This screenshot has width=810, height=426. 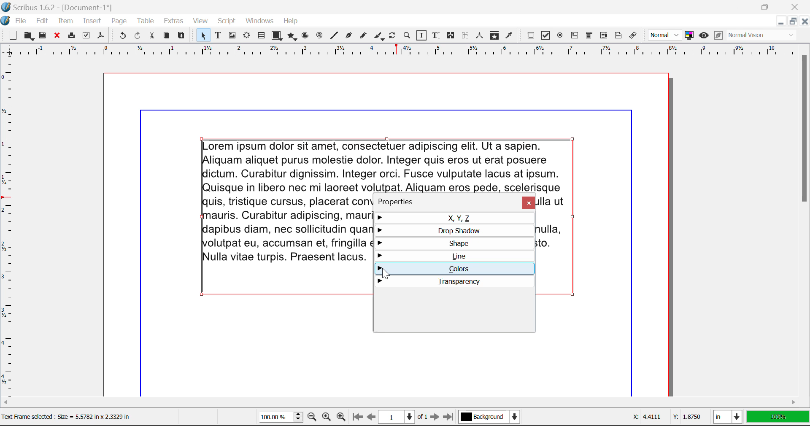 What do you see at coordinates (167, 35) in the screenshot?
I see `Copy` at bounding box center [167, 35].